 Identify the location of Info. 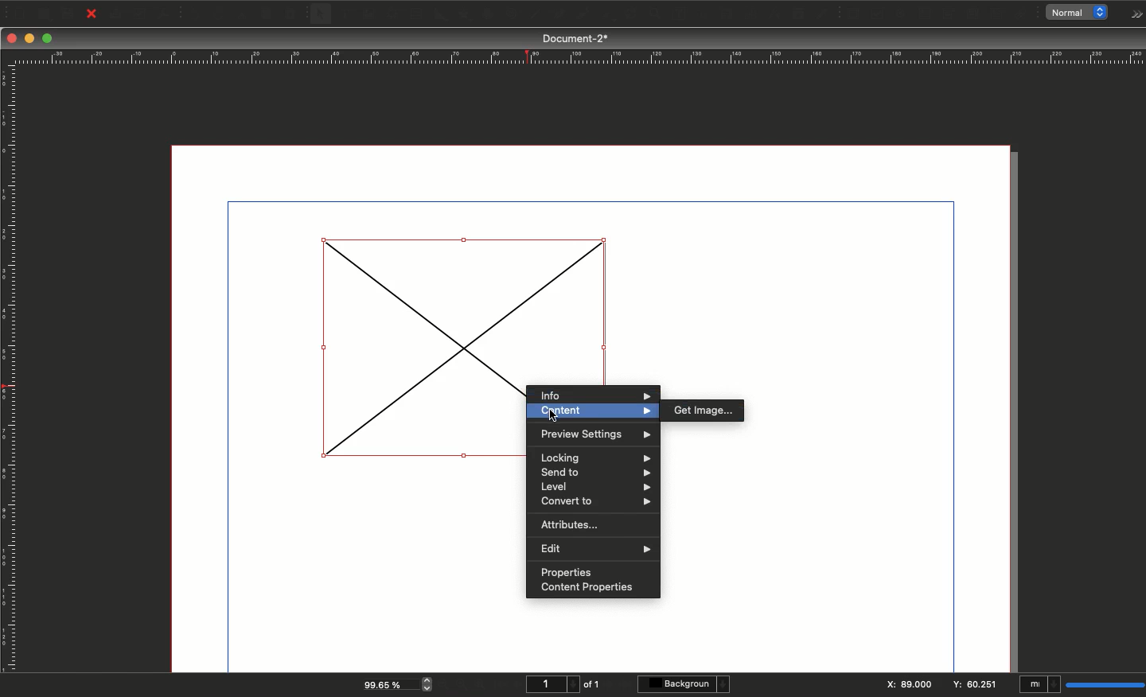
(592, 394).